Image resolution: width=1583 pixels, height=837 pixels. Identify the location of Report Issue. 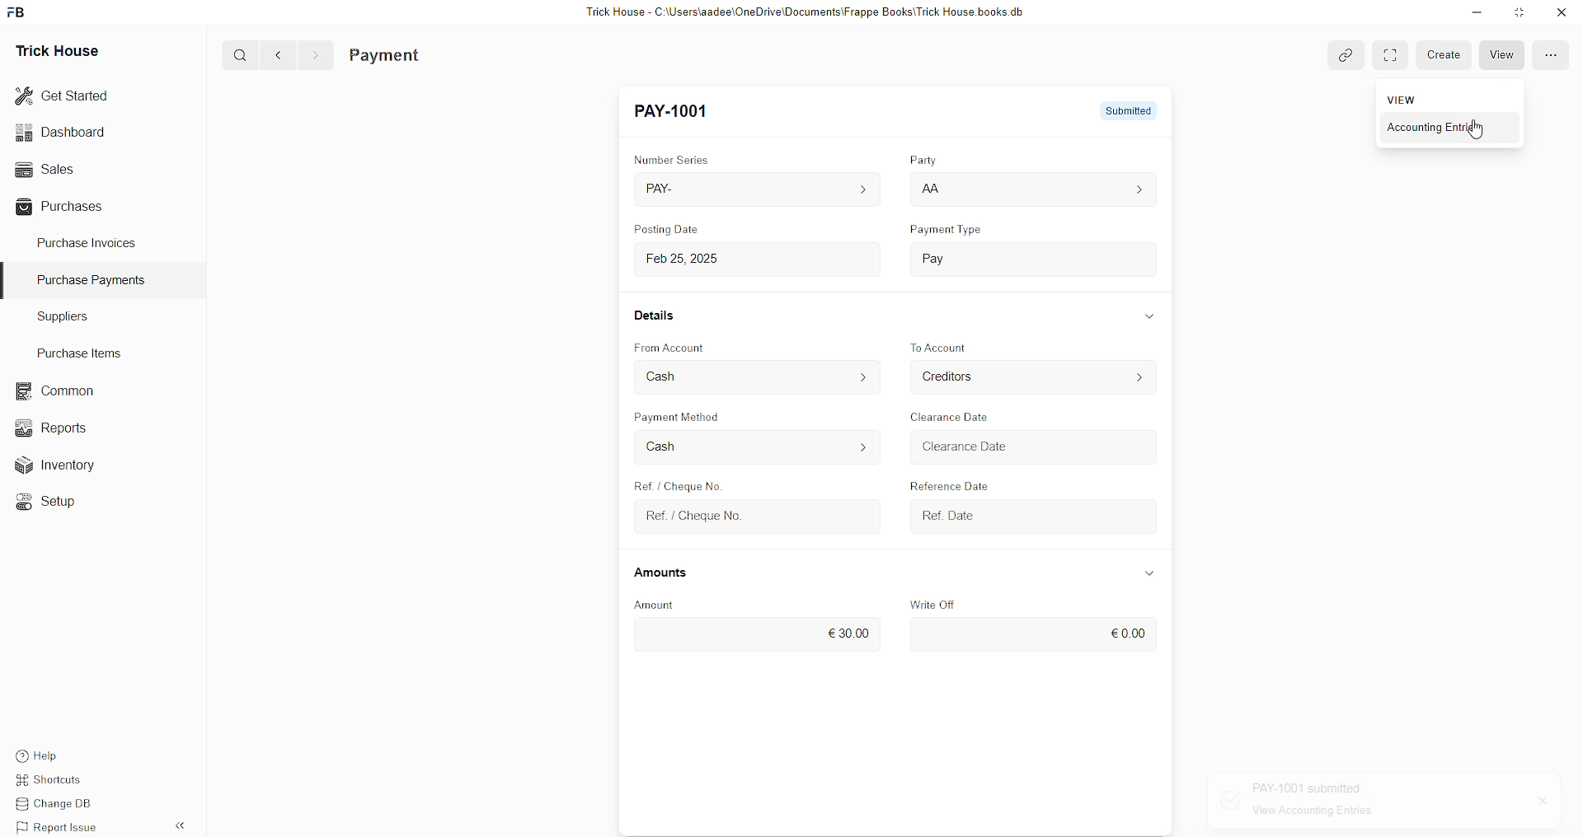
(62, 827).